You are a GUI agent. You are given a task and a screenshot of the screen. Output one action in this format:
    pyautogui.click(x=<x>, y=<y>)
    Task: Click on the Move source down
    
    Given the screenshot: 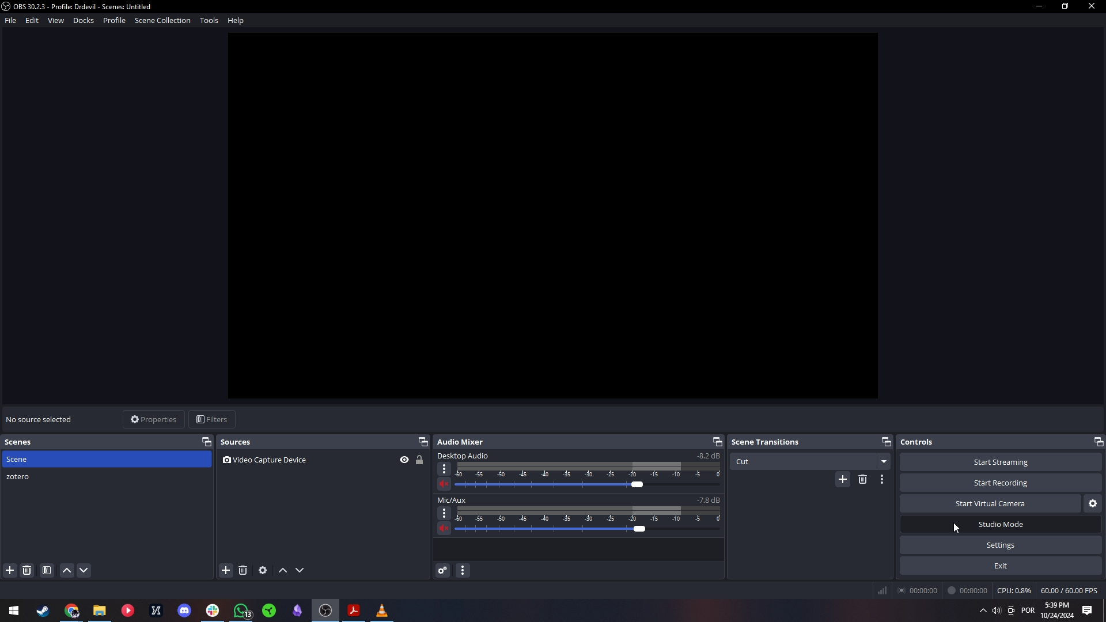 What is the action you would take?
    pyautogui.click(x=300, y=571)
    